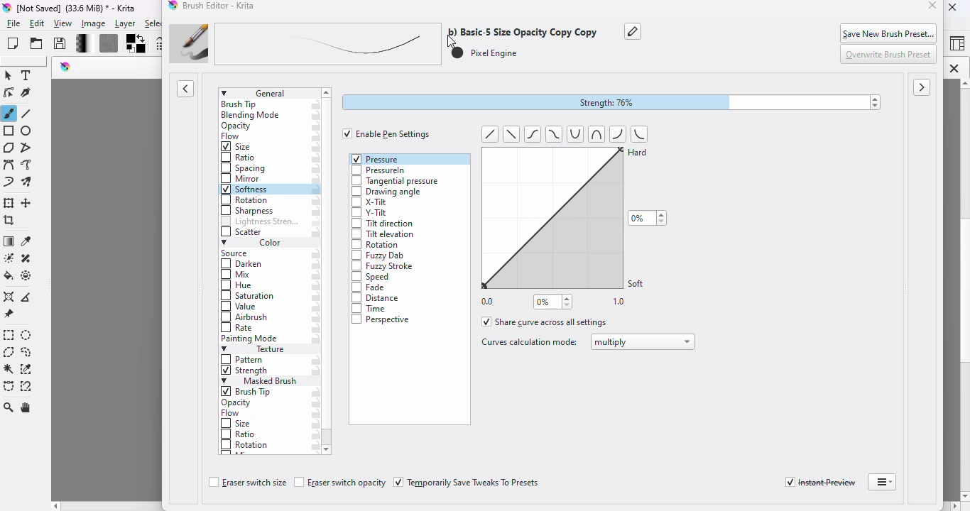 The height and width of the screenshot is (511, 970). I want to click on polygon tool, so click(9, 147).